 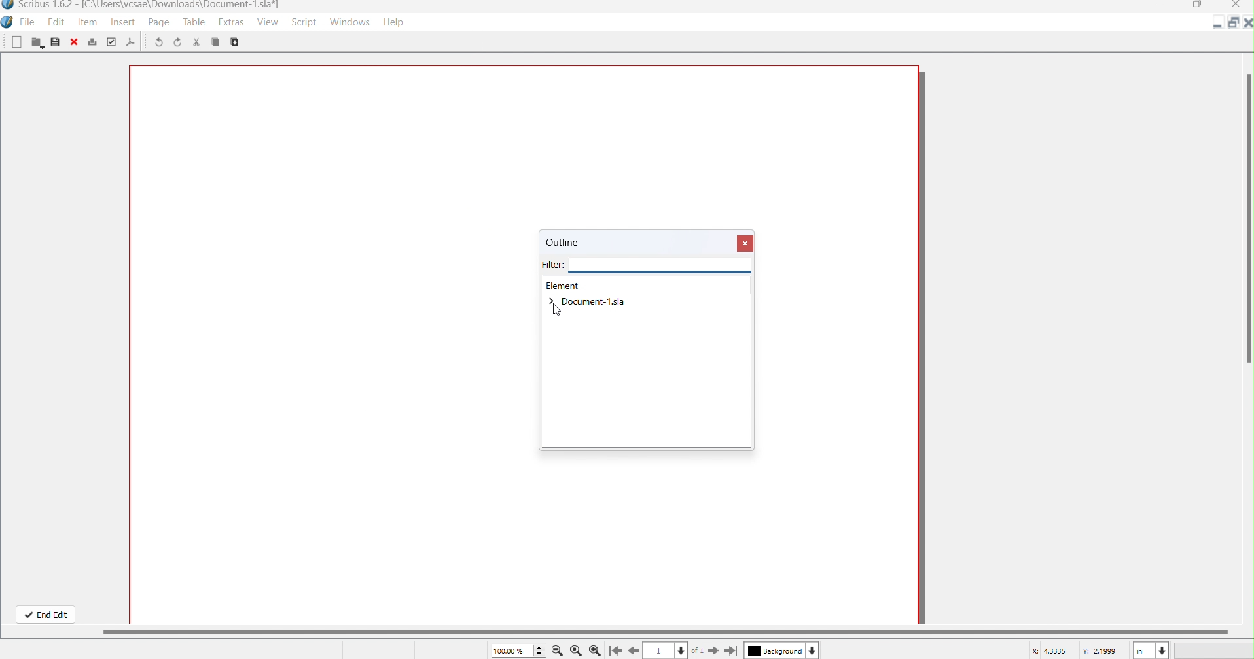 I want to click on , so click(x=56, y=41).